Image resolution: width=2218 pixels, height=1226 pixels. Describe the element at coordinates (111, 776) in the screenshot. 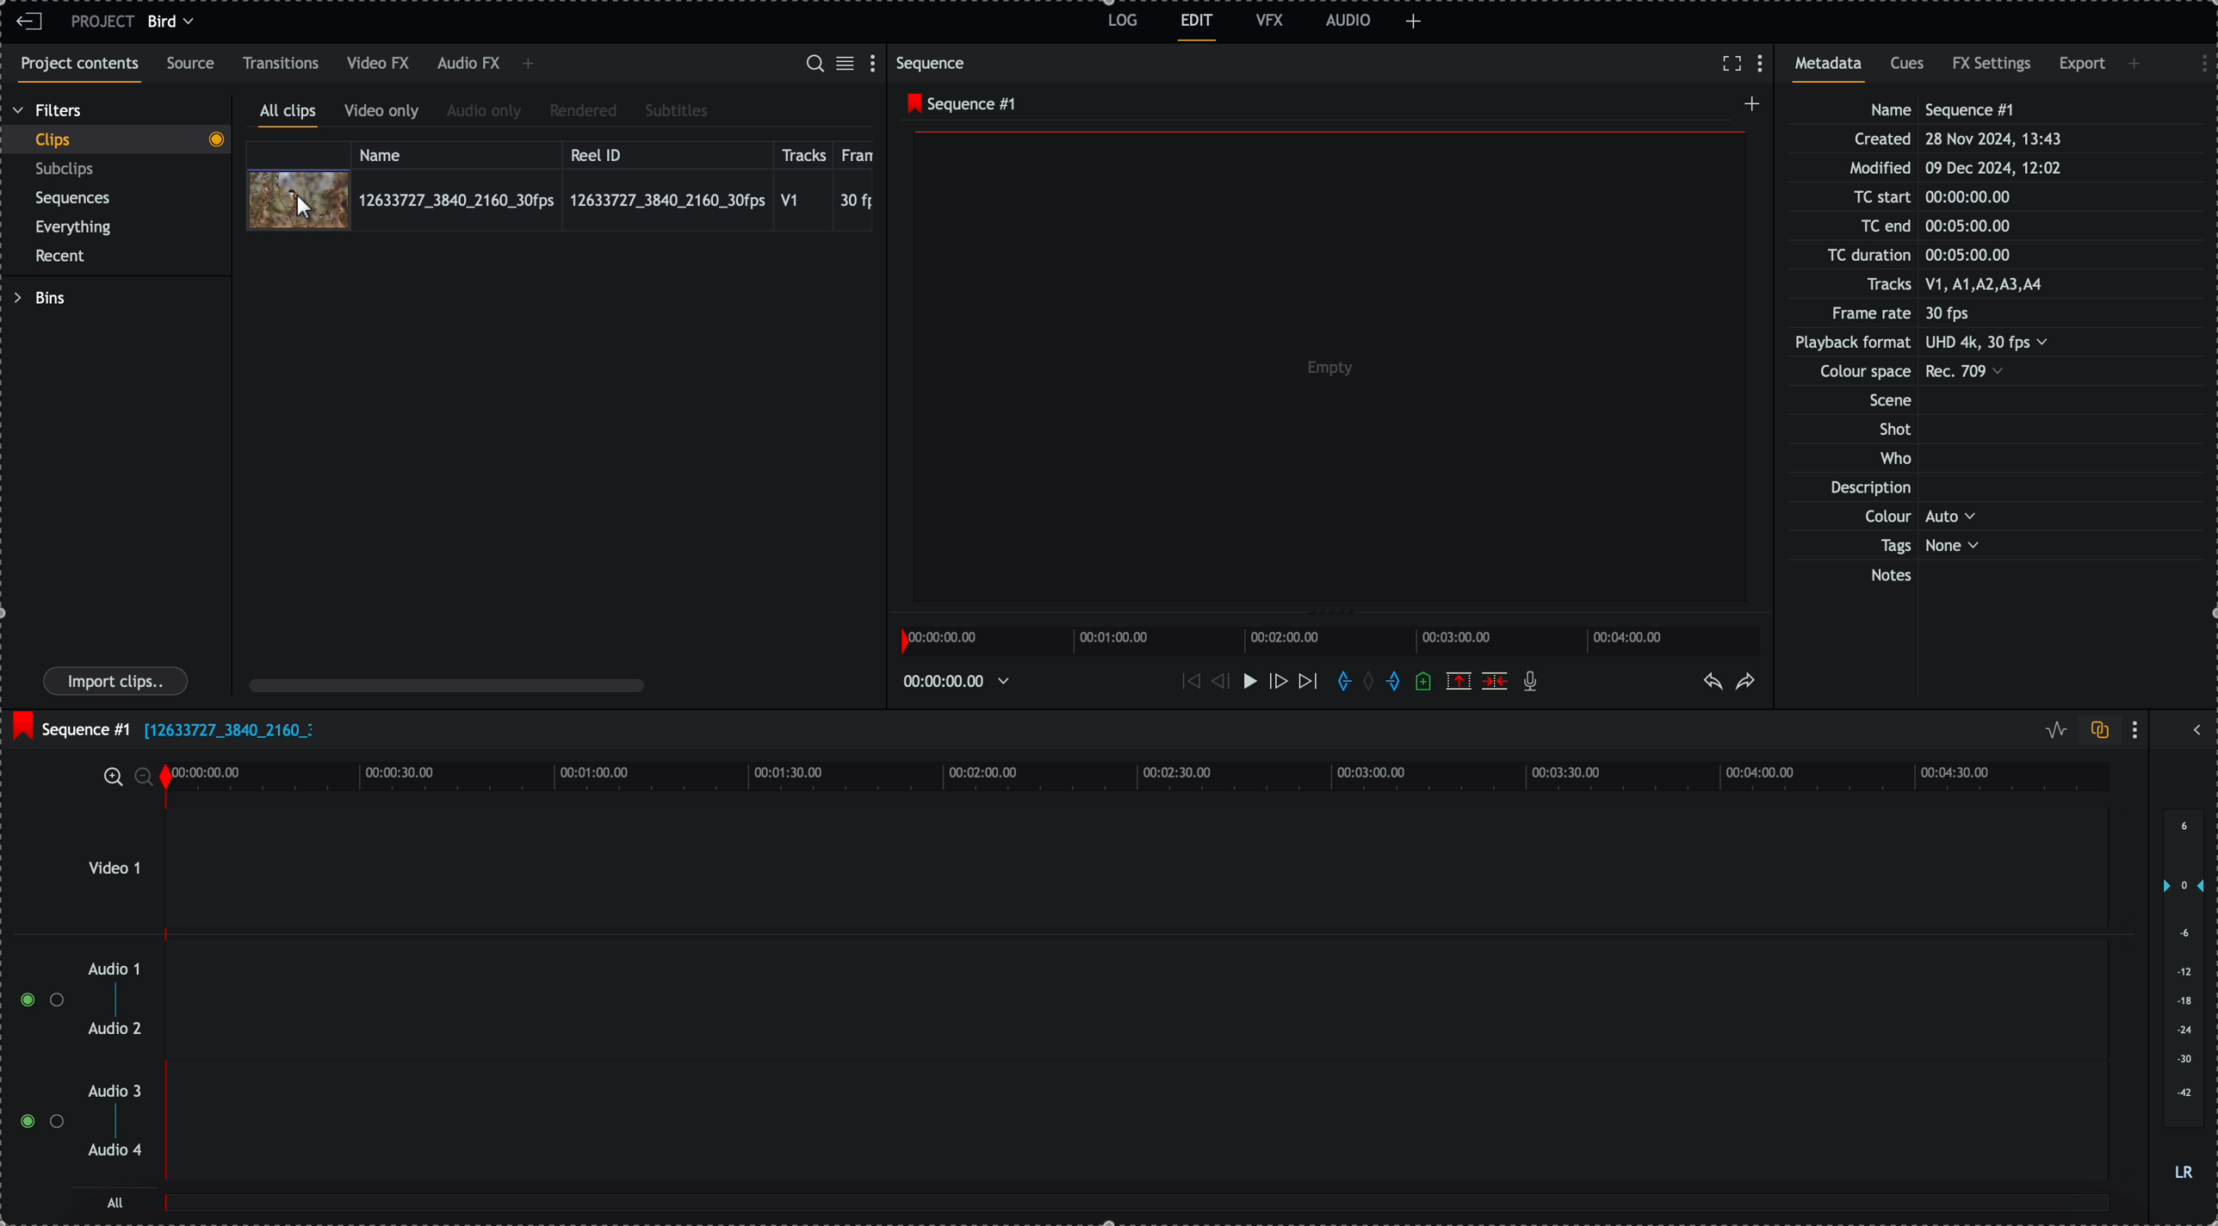

I see `zoom in` at that location.